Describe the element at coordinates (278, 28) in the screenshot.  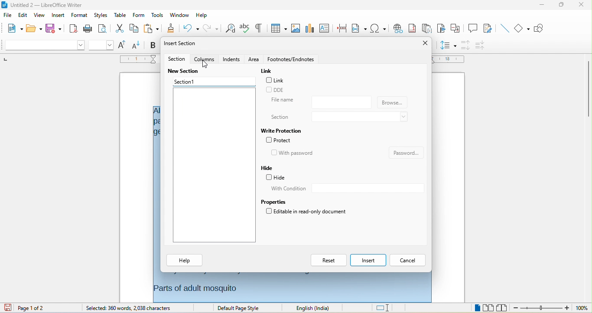
I see `table` at that location.